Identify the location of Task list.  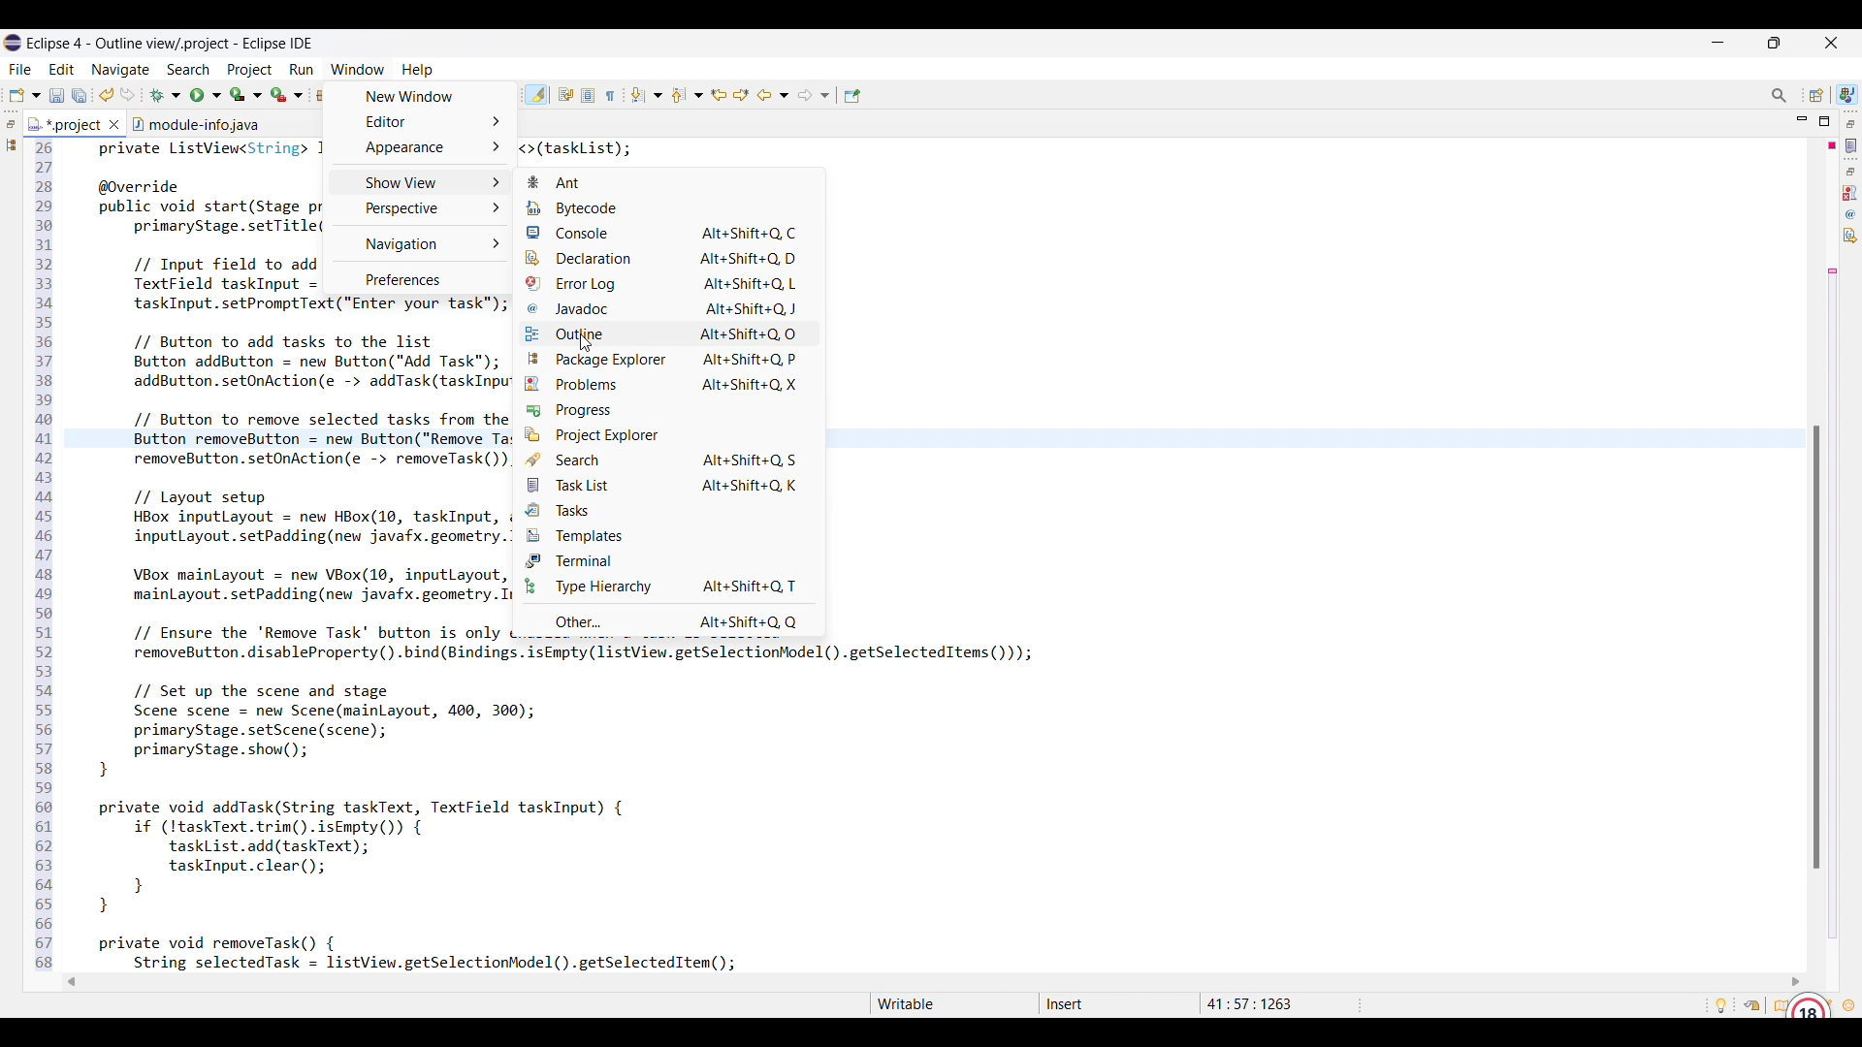
(669, 485).